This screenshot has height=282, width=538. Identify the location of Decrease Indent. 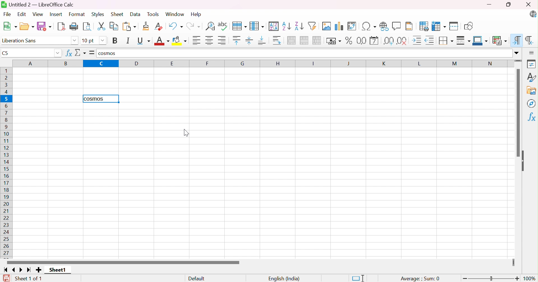
(431, 40).